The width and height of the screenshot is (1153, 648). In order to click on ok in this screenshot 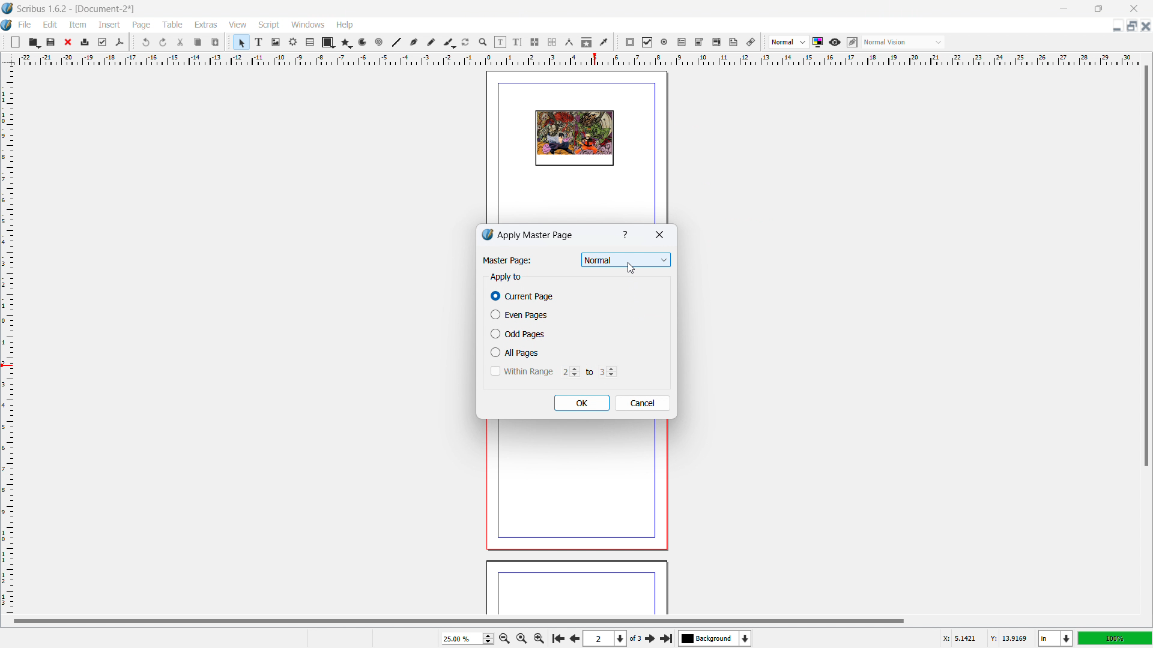, I will do `click(582, 403)`.